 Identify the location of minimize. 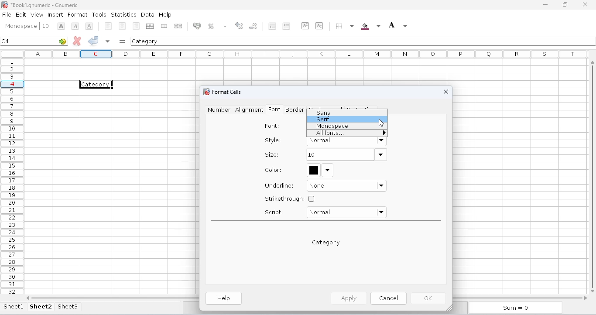
(545, 5).